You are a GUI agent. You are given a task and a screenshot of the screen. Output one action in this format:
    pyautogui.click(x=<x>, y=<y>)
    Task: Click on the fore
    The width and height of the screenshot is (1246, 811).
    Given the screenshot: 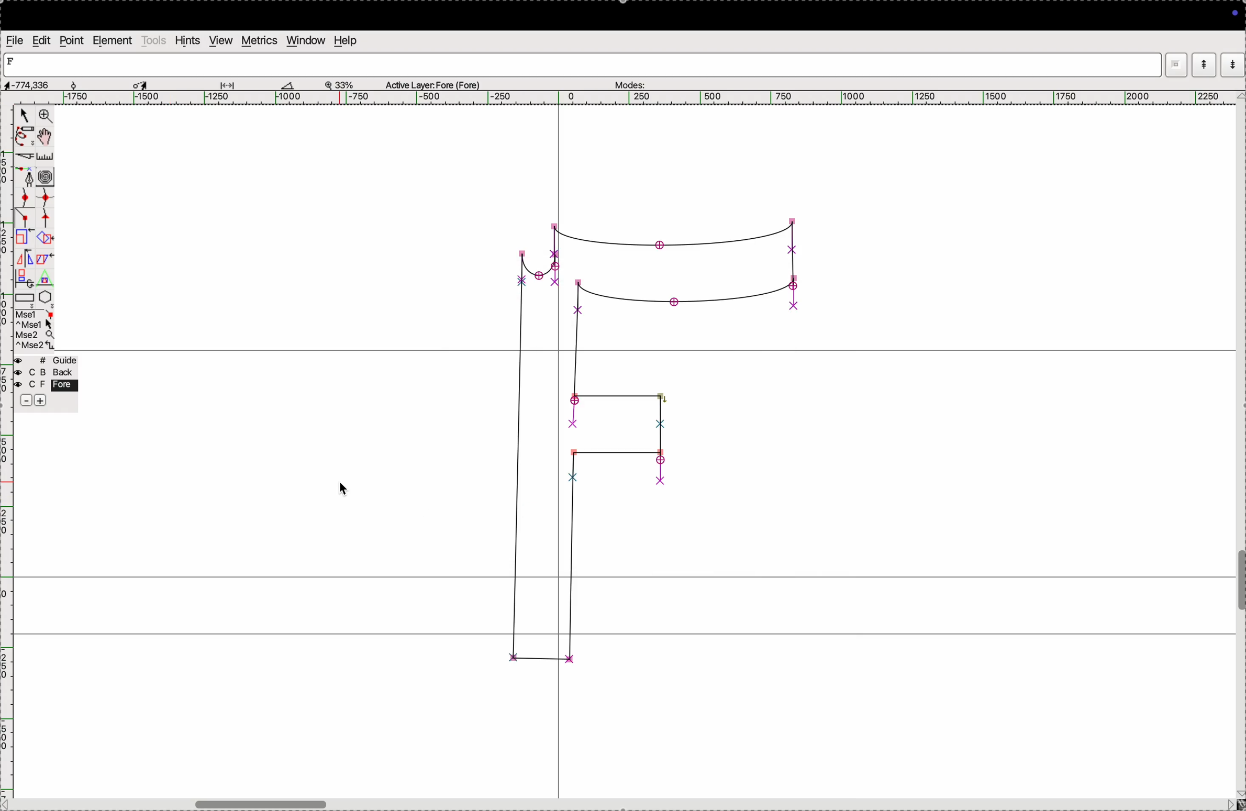 What is the action you would take?
    pyautogui.click(x=47, y=386)
    